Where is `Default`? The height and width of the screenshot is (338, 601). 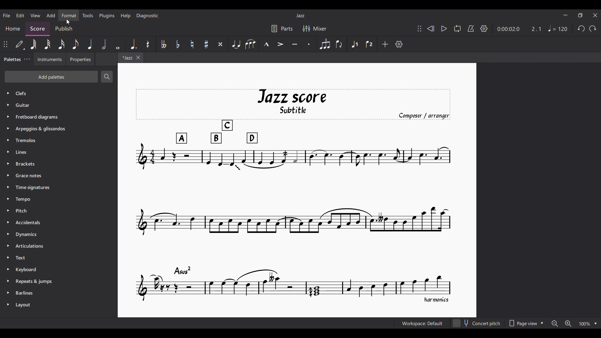
Default is located at coordinates (20, 44).